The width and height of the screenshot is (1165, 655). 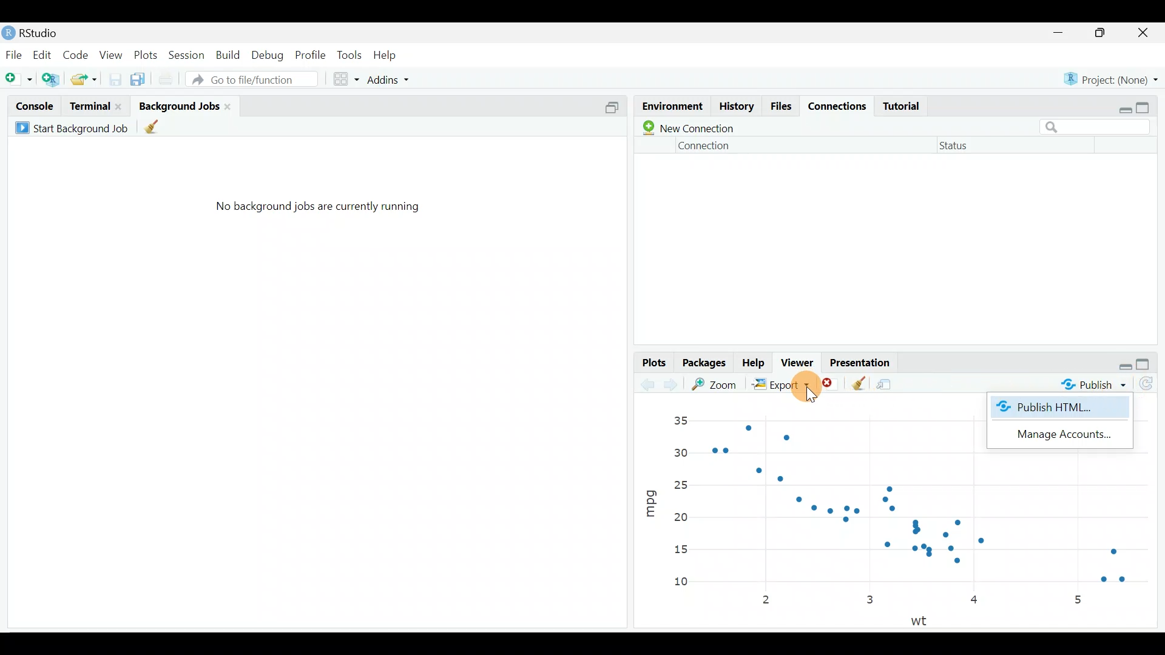 What do you see at coordinates (1112, 78) in the screenshot?
I see `Project (None)` at bounding box center [1112, 78].